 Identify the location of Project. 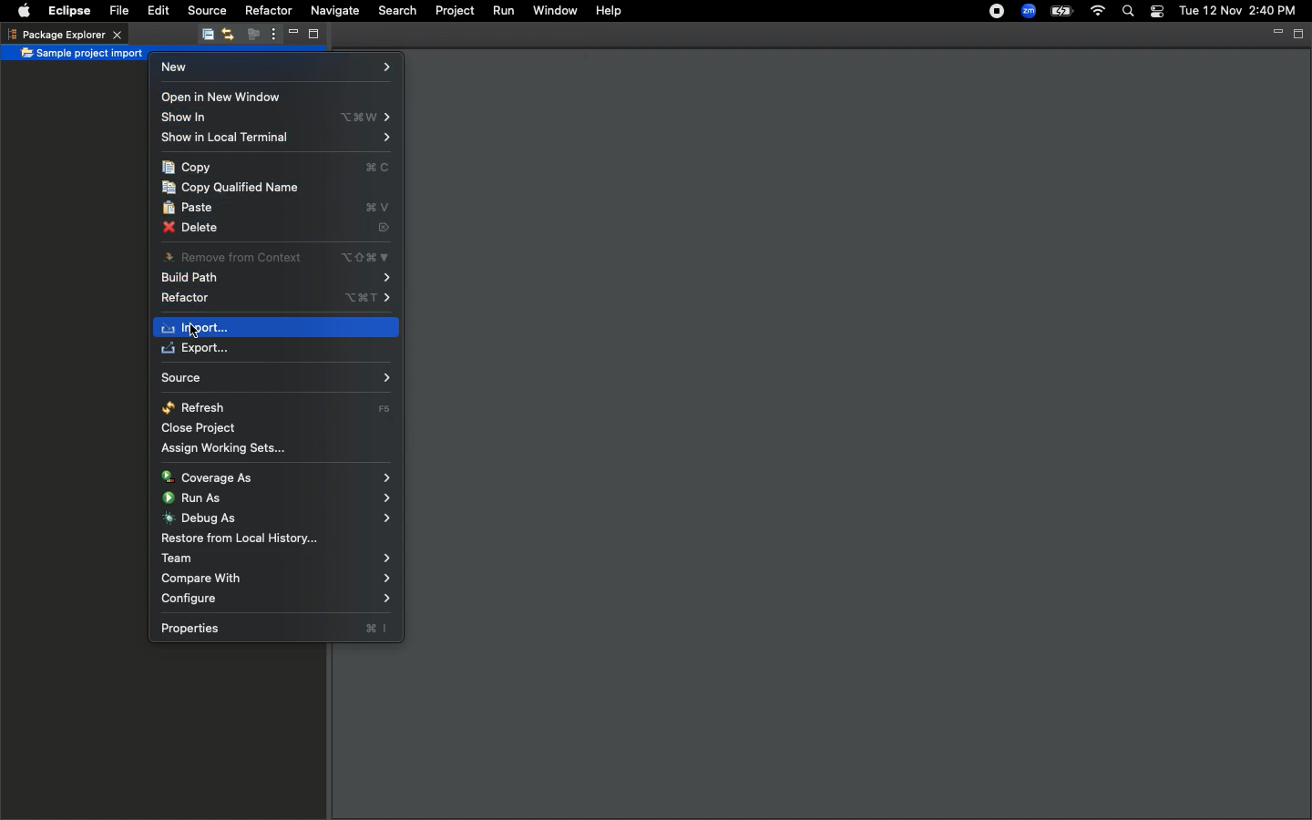
(454, 12).